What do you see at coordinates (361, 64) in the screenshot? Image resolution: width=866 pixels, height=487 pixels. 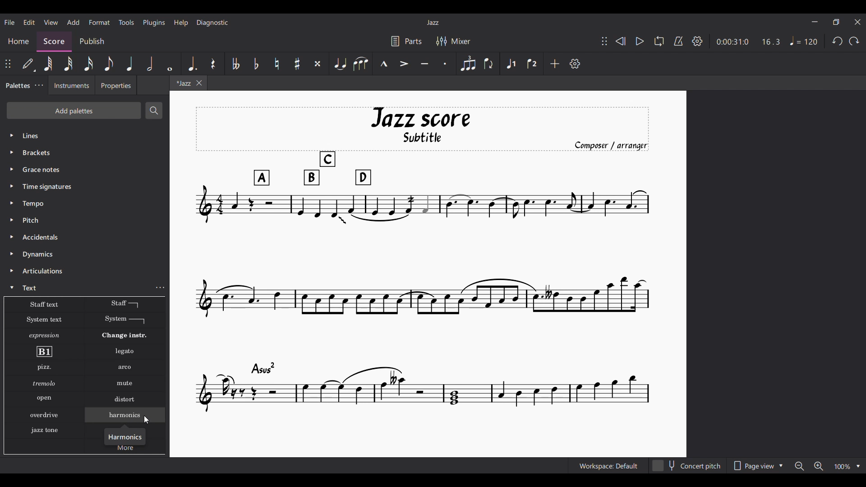 I see `Slur` at bounding box center [361, 64].